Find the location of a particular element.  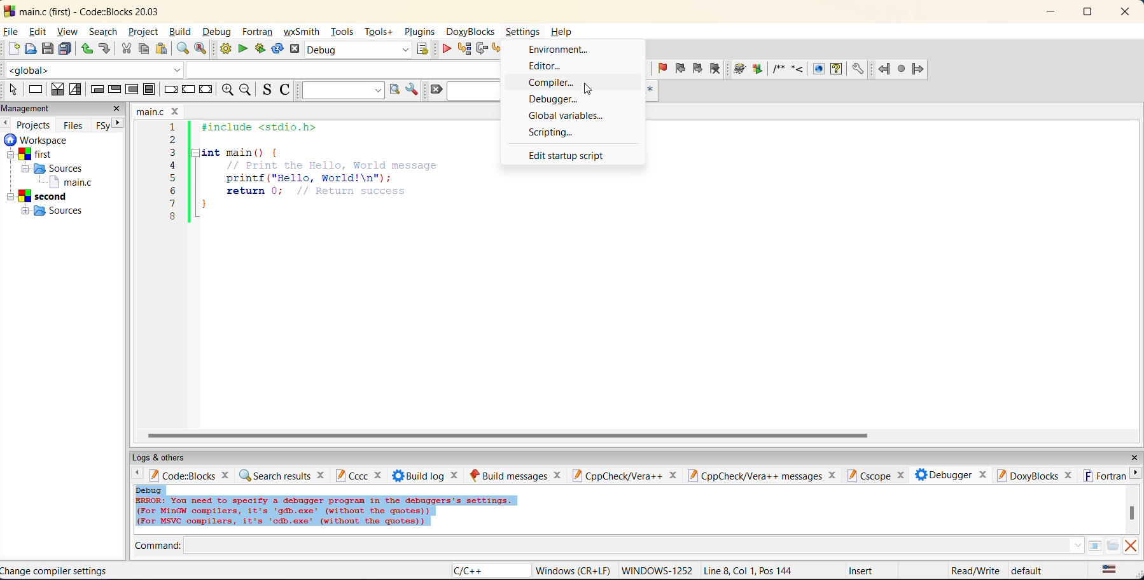

class is located at coordinates (340, 69).